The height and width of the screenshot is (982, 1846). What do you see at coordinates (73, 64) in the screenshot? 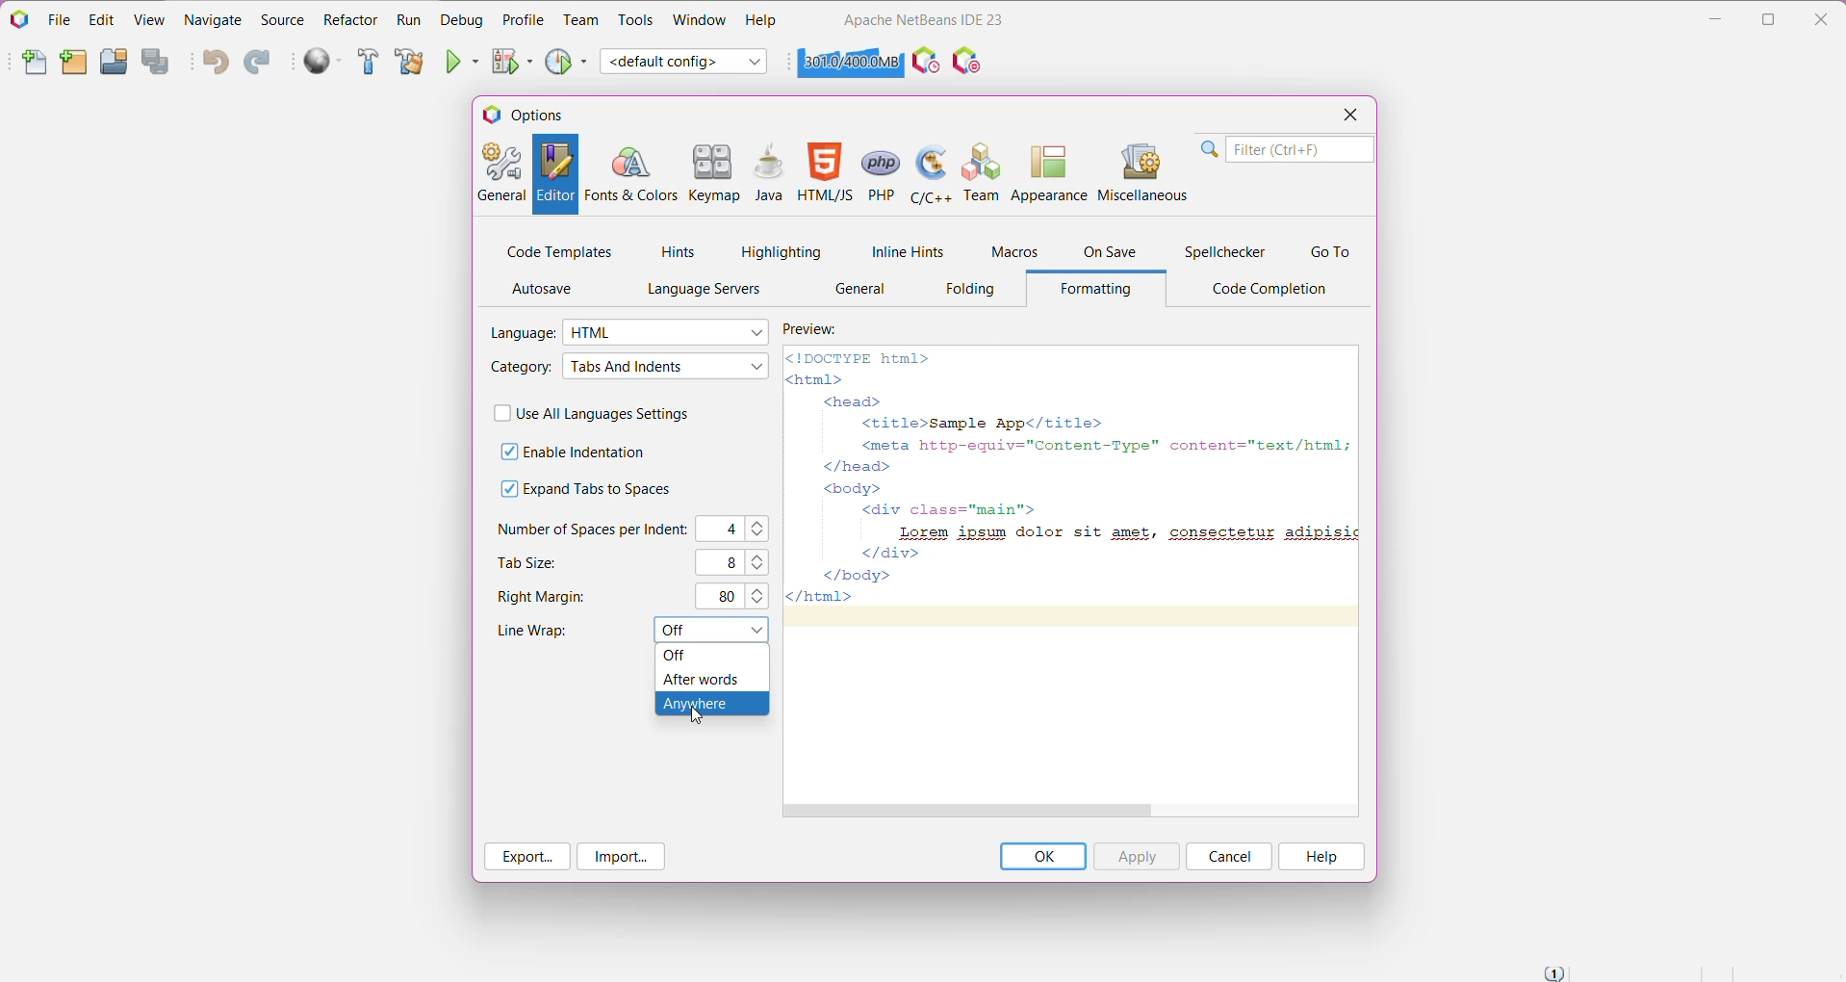
I see `New Project` at bounding box center [73, 64].